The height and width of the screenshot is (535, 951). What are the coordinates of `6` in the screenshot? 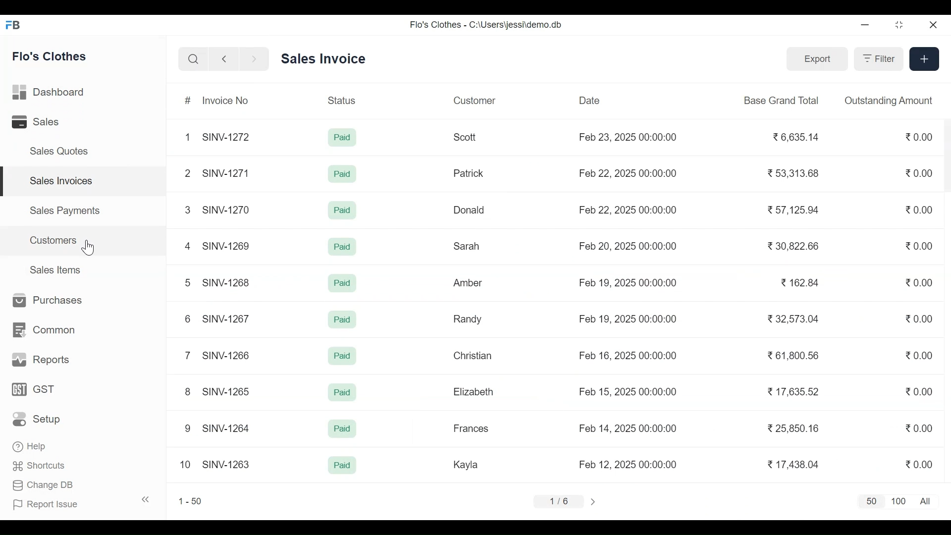 It's located at (188, 319).